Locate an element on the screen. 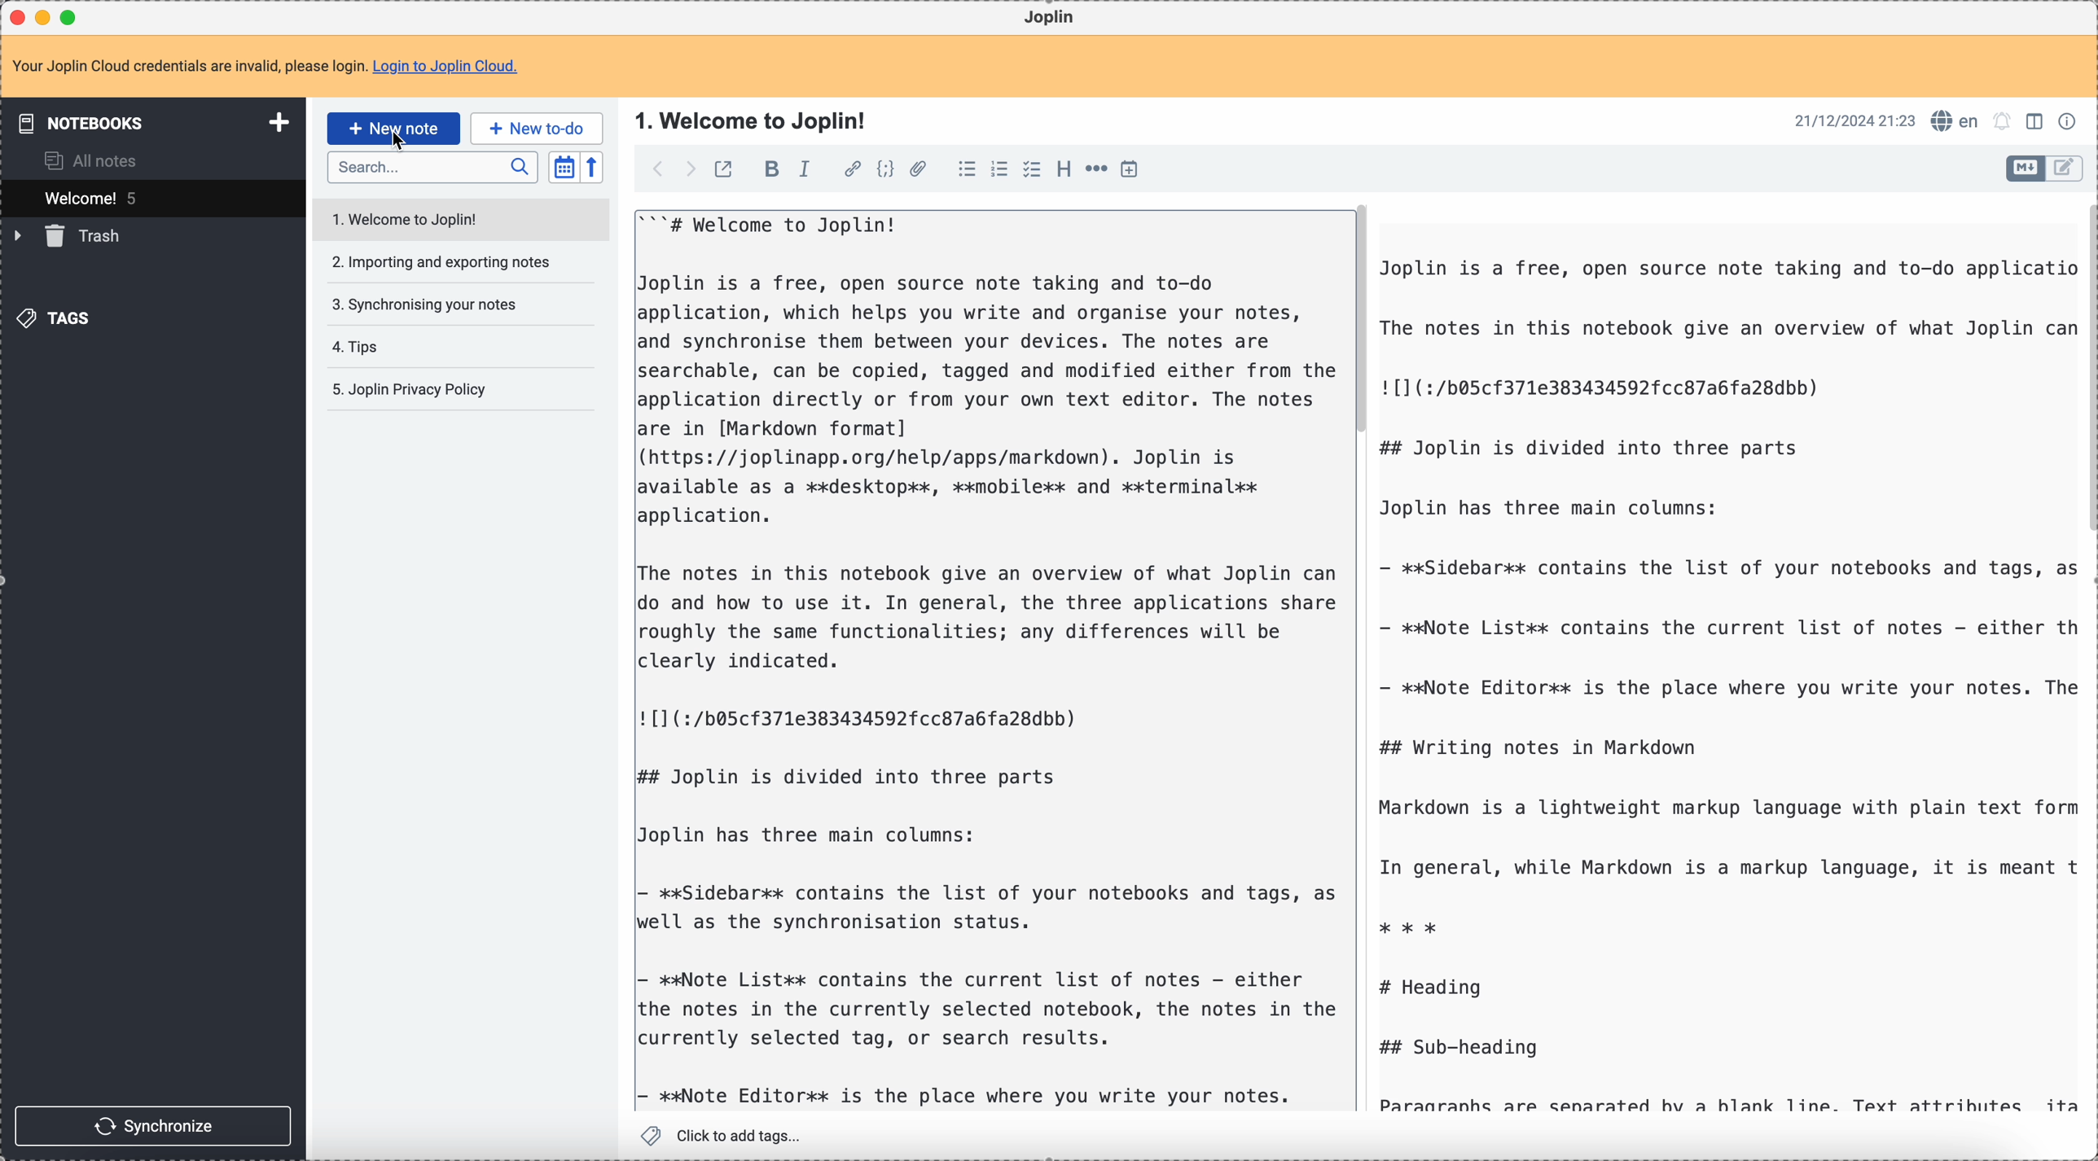  date and hour is located at coordinates (1854, 120).